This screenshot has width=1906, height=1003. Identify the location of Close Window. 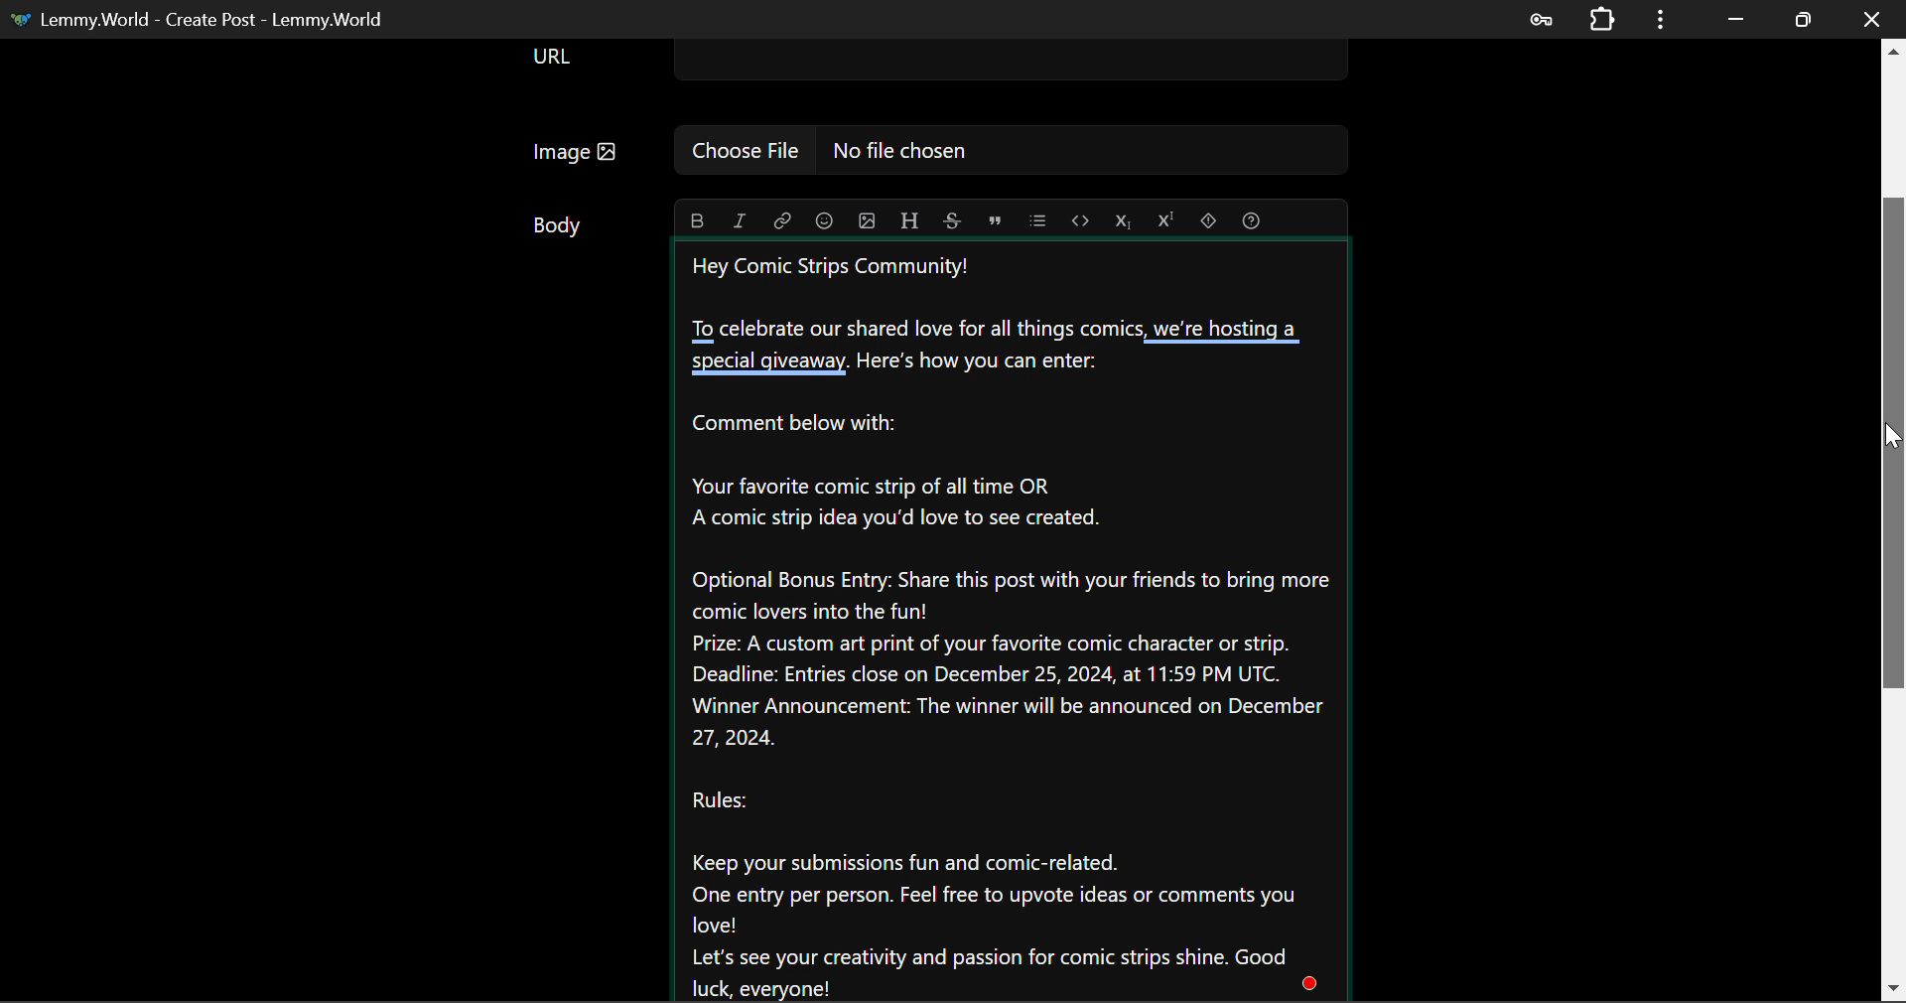
(1871, 17).